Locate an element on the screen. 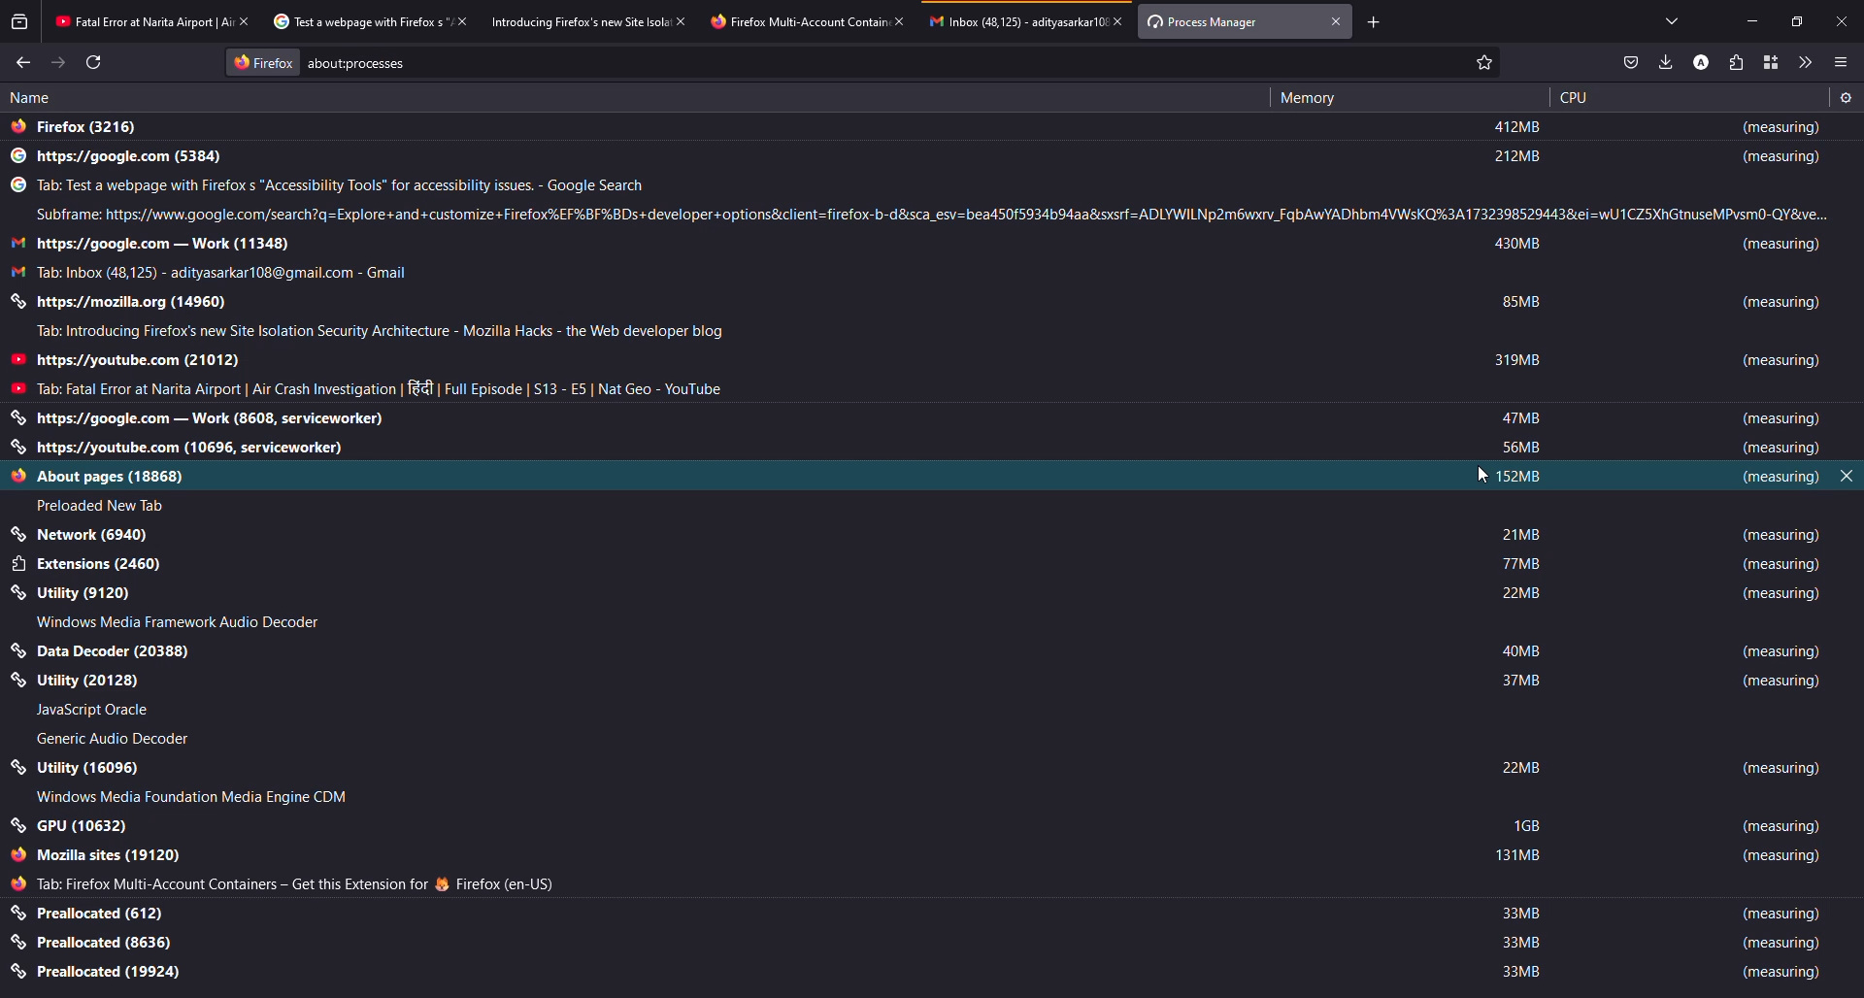 This screenshot has width=1864, height=998. close is located at coordinates (249, 20).